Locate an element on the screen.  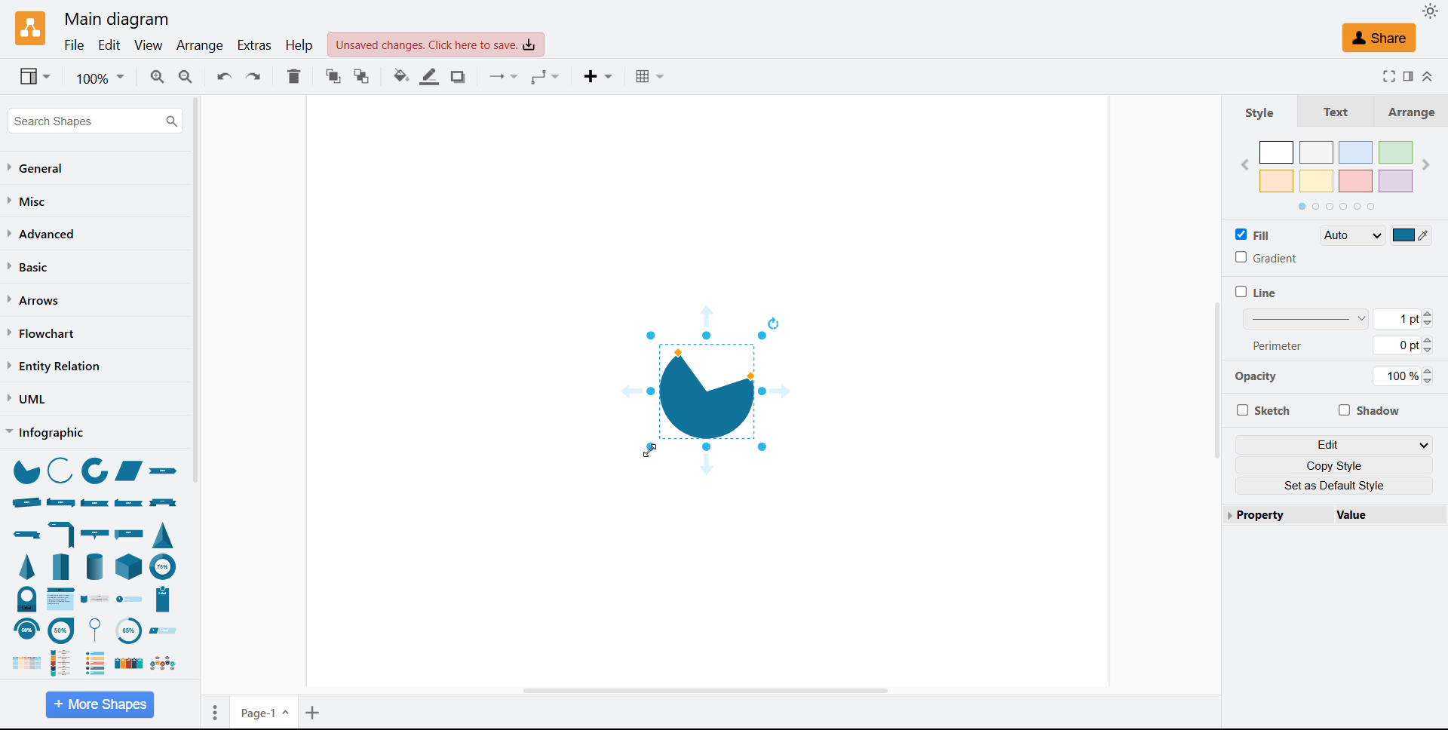
Page 1  is located at coordinates (265, 711).